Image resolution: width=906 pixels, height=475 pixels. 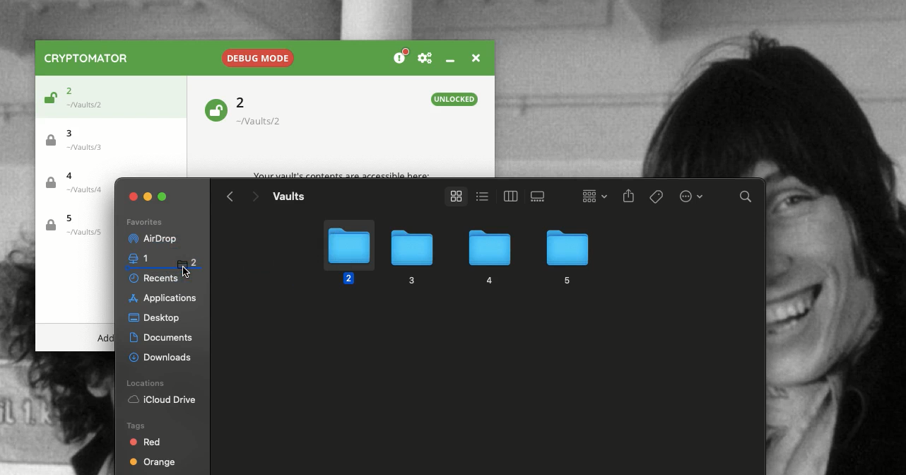 I want to click on Orange, so click(x=153, y=464).